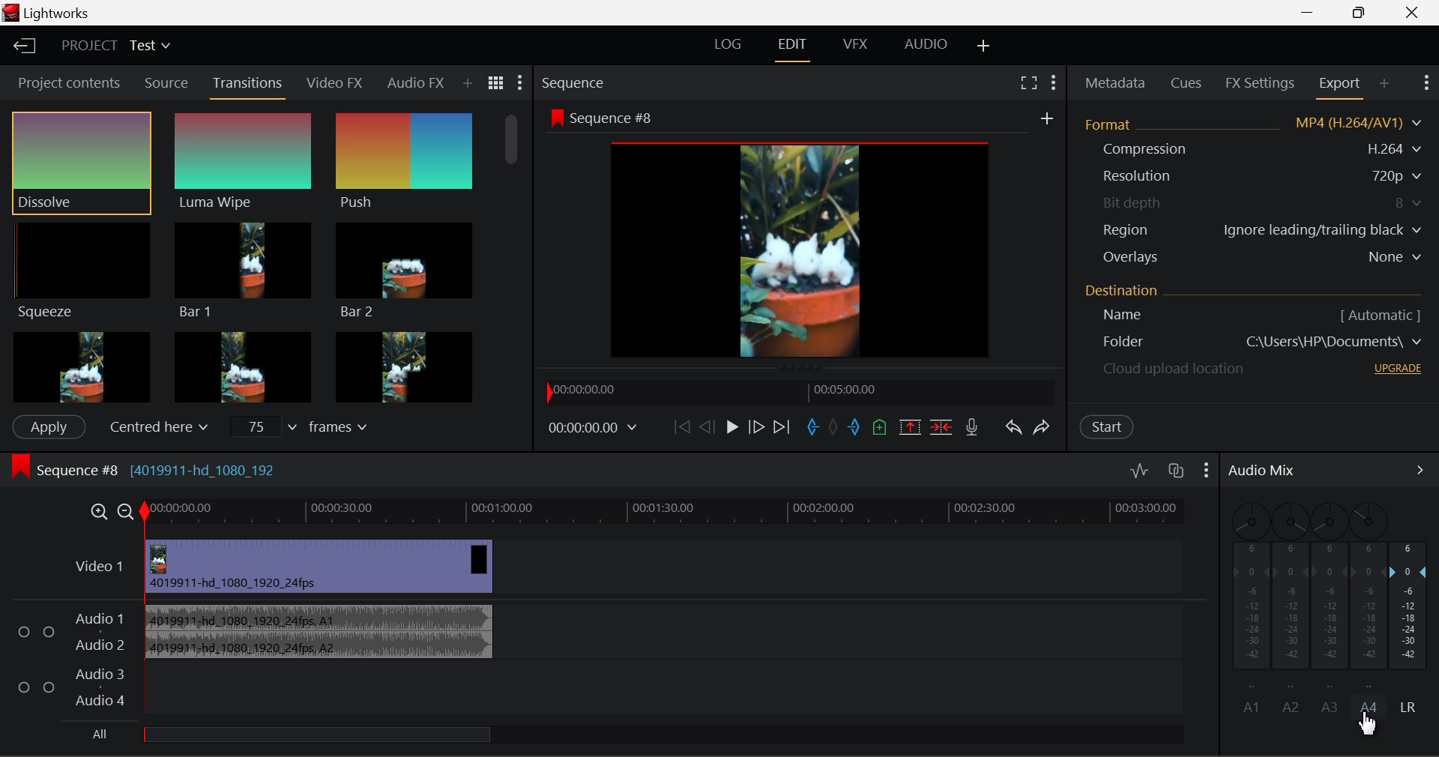  I want to click on Cursor Position AFTER_LAST_ACTION, so click(1366, 723).